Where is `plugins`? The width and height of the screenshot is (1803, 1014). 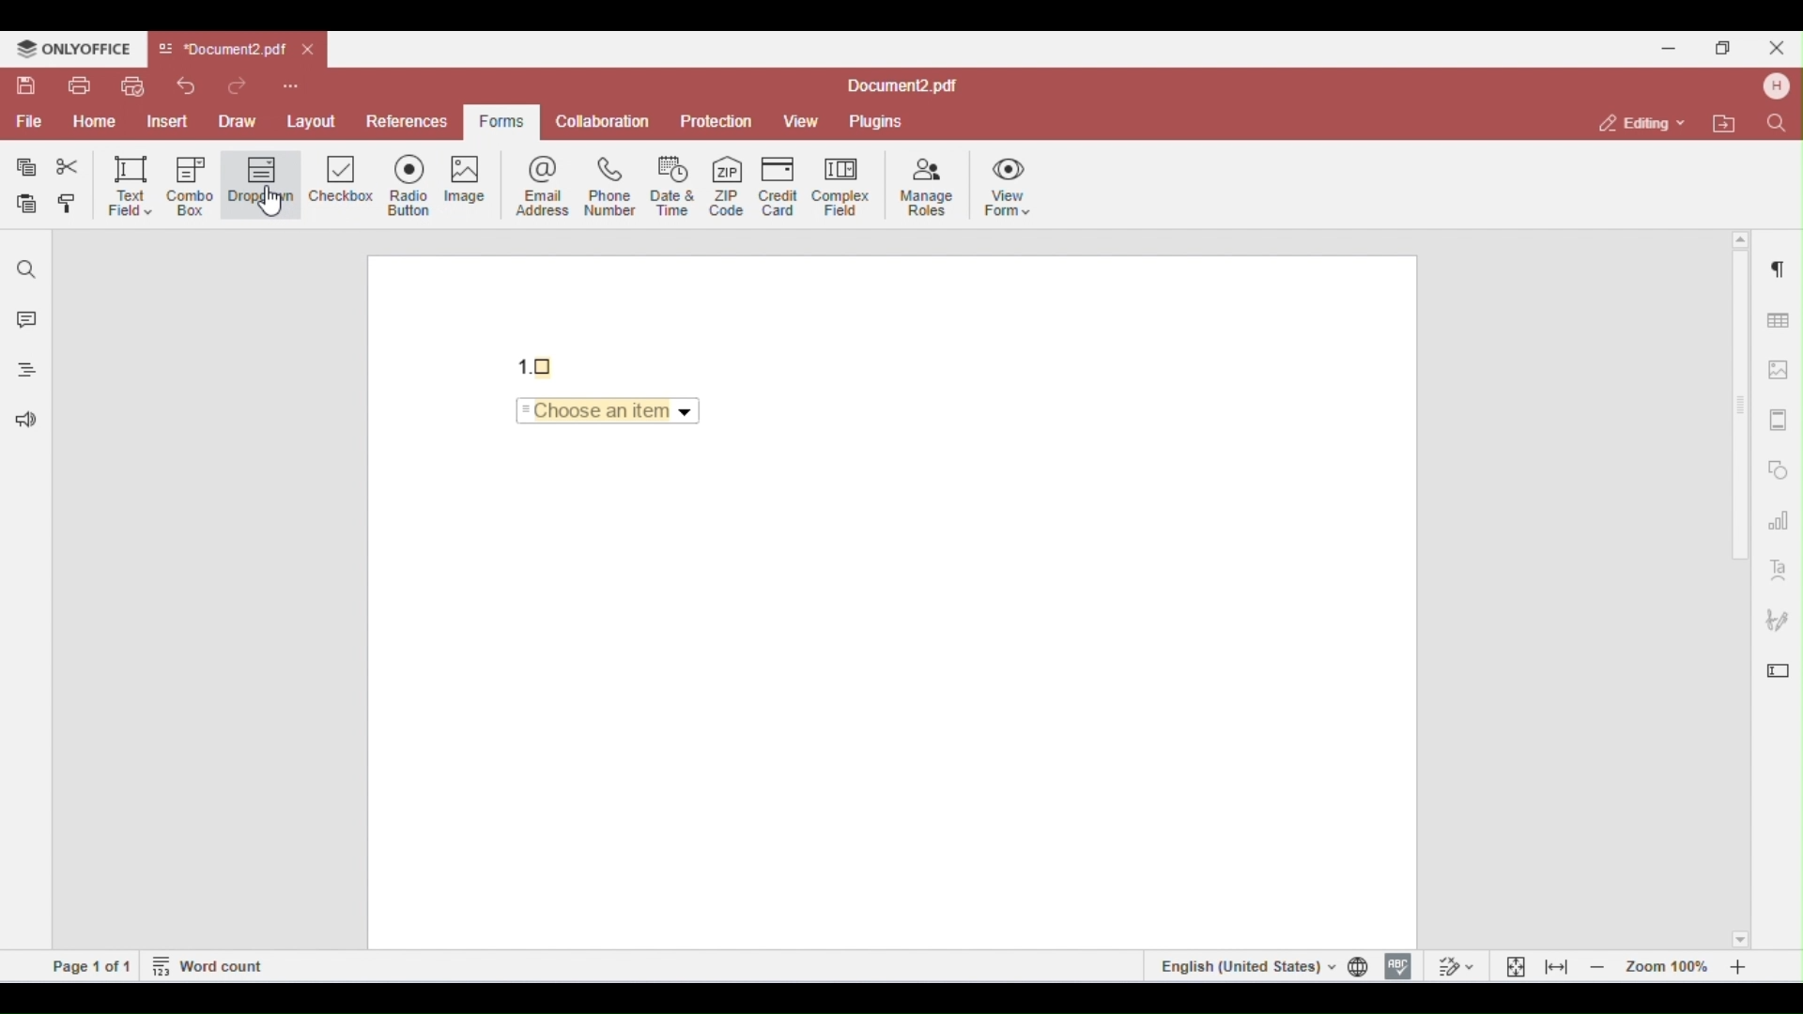
plugins is located at coordinates (874, 122).